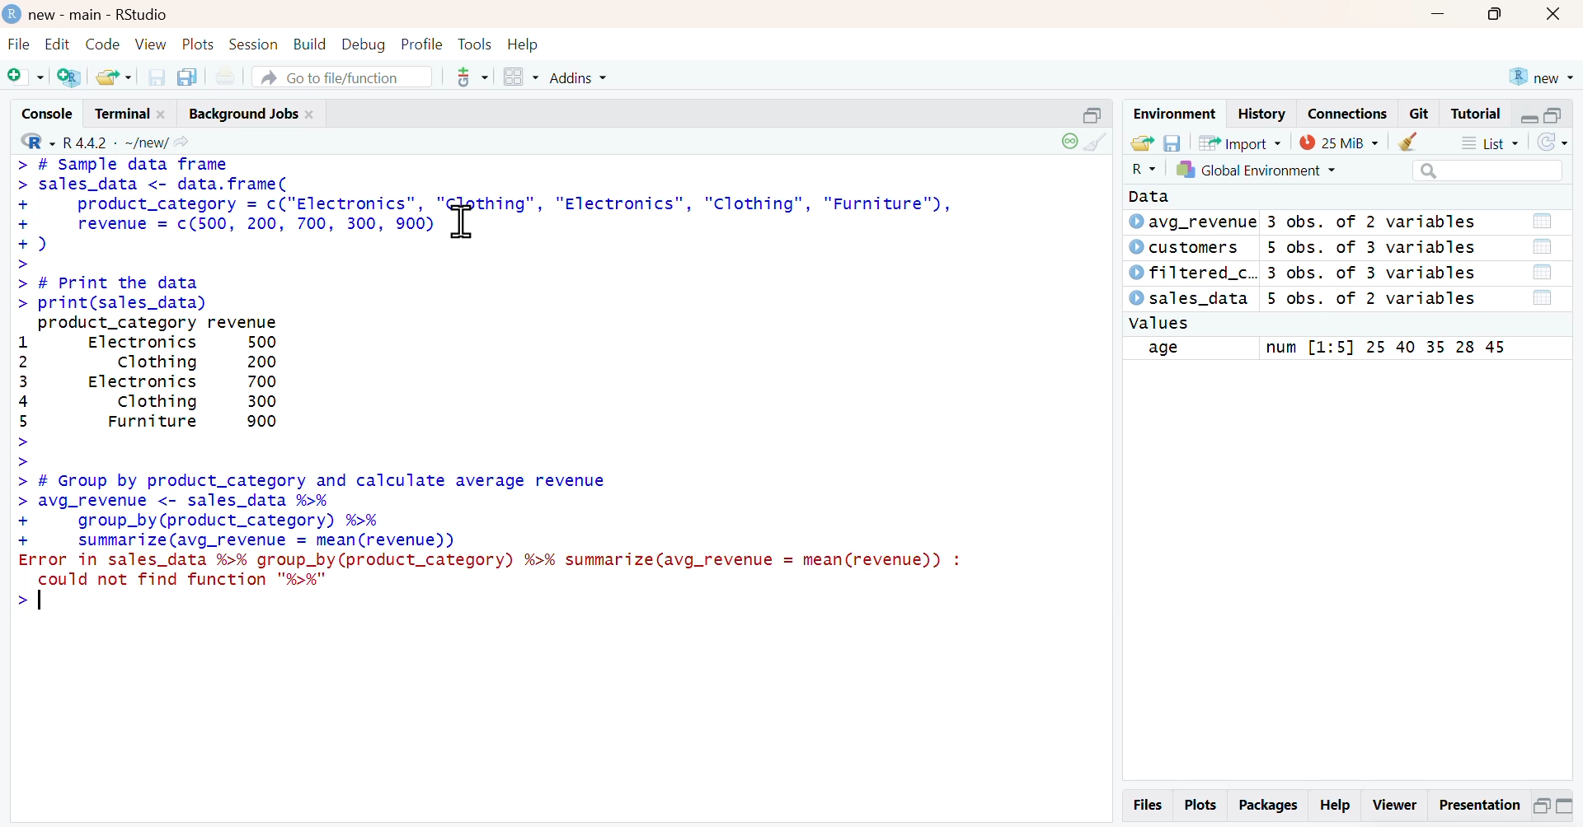  Describe the element at coordinates (127, 142) in the screenshot. I see `R 4.4.2 . ~/new/` at that location.